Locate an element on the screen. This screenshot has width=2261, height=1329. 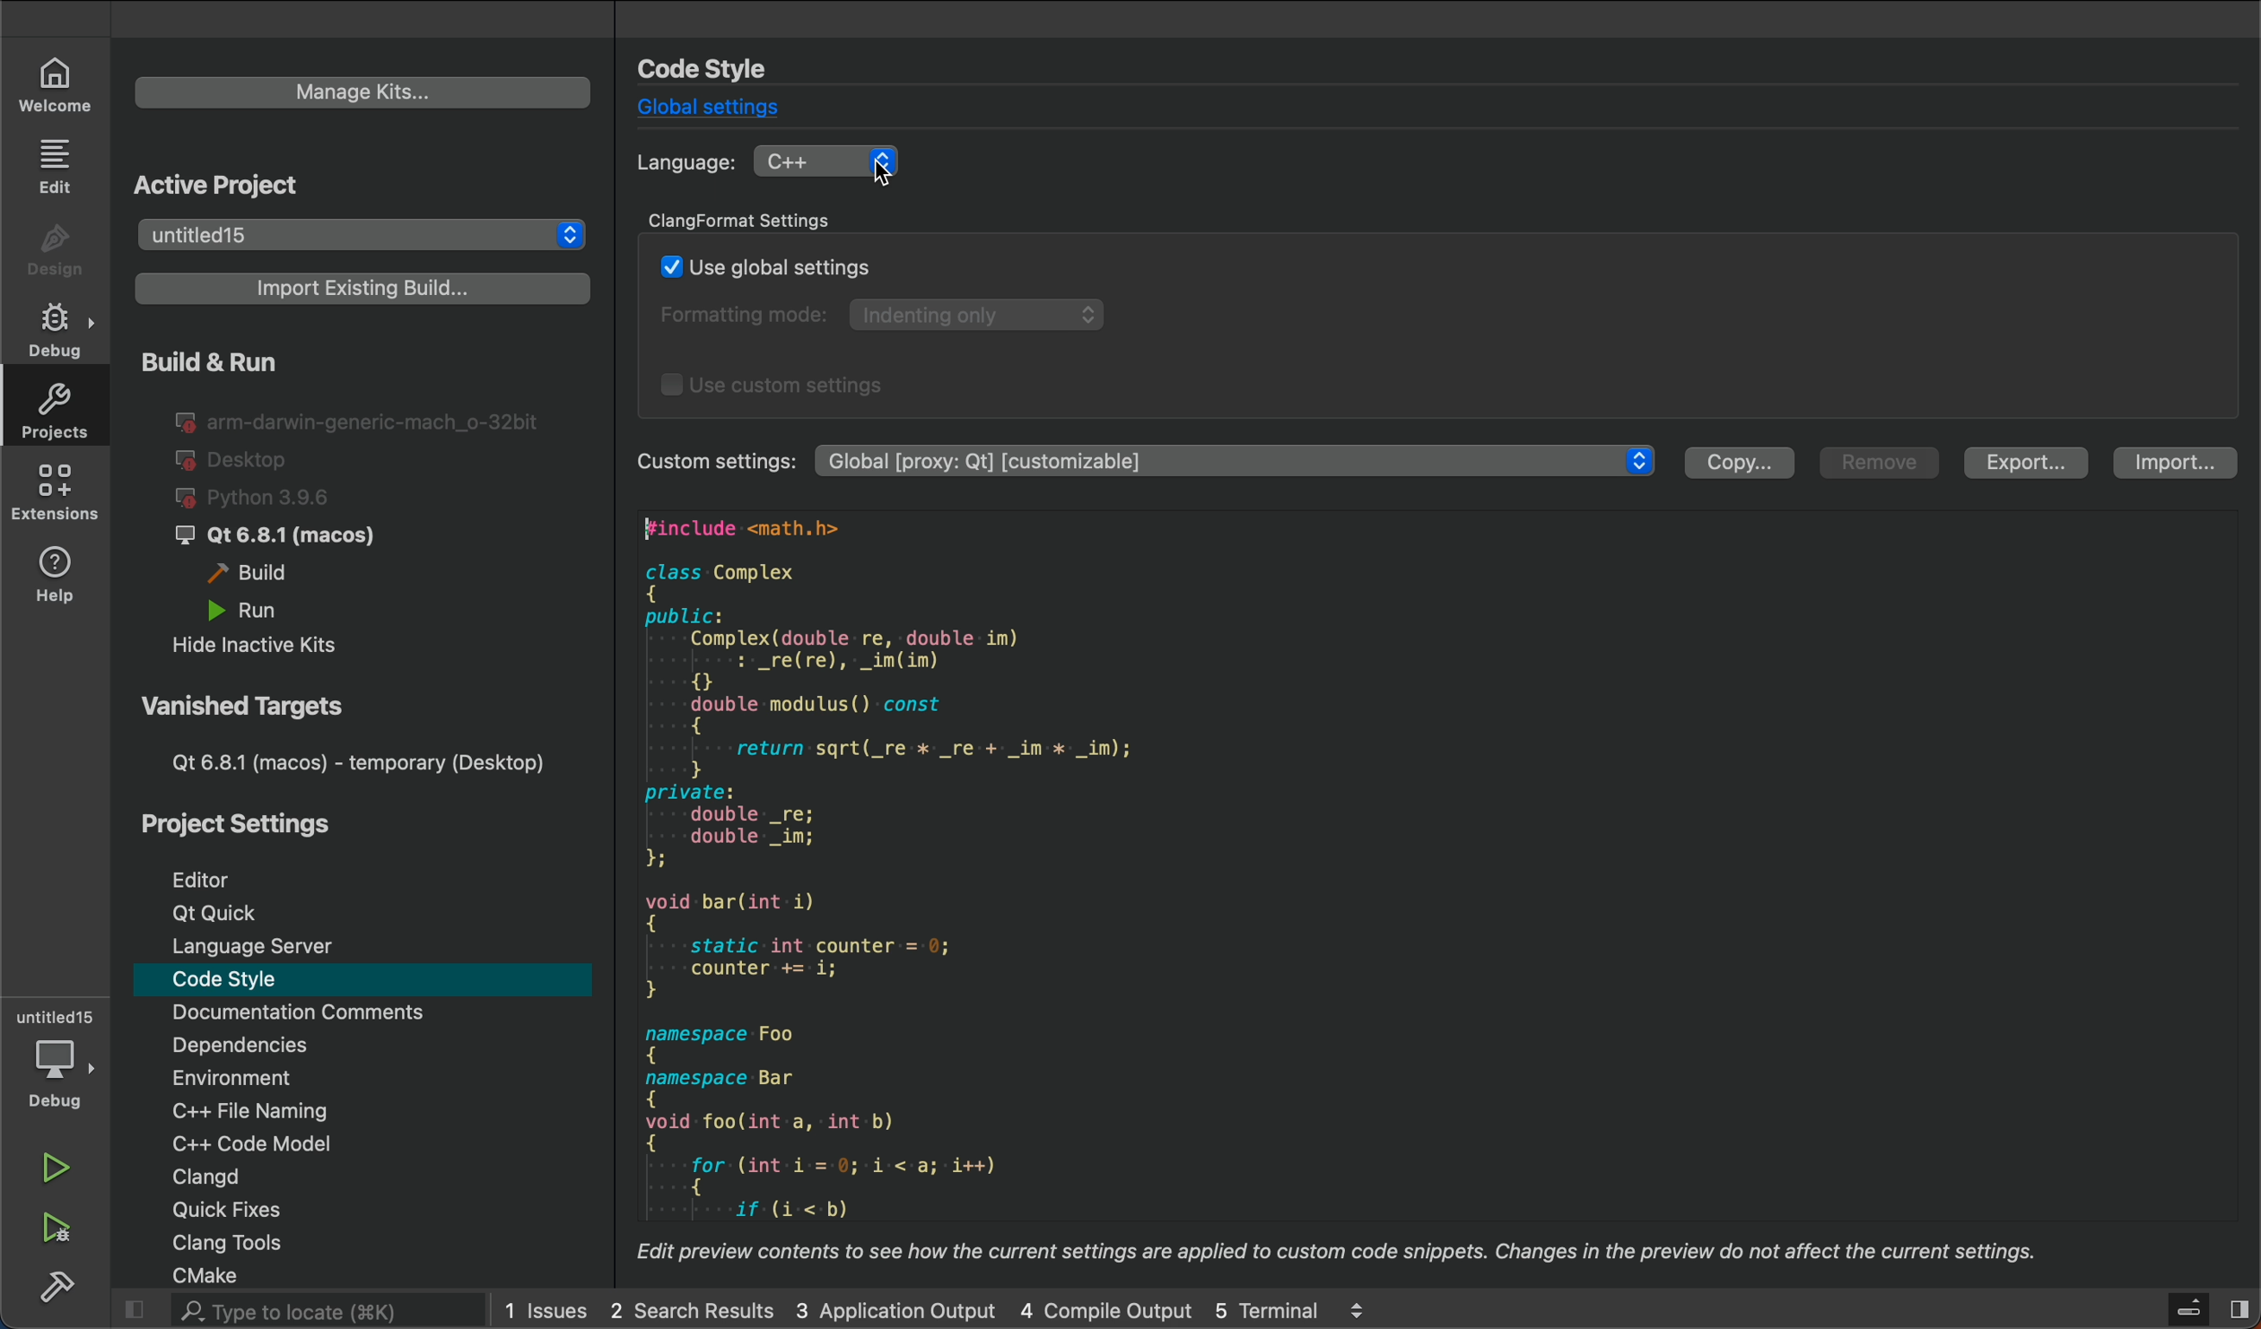
export is located at coordinates (2030, 464).